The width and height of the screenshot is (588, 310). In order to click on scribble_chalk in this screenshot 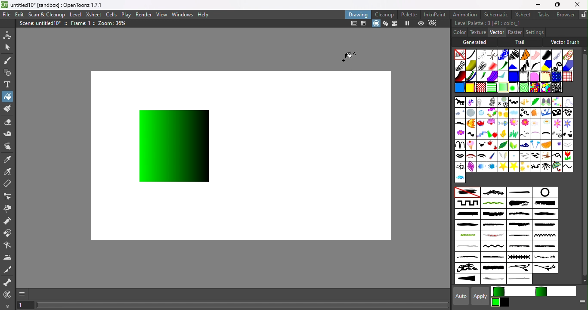, I will do `click(520, 236)`.